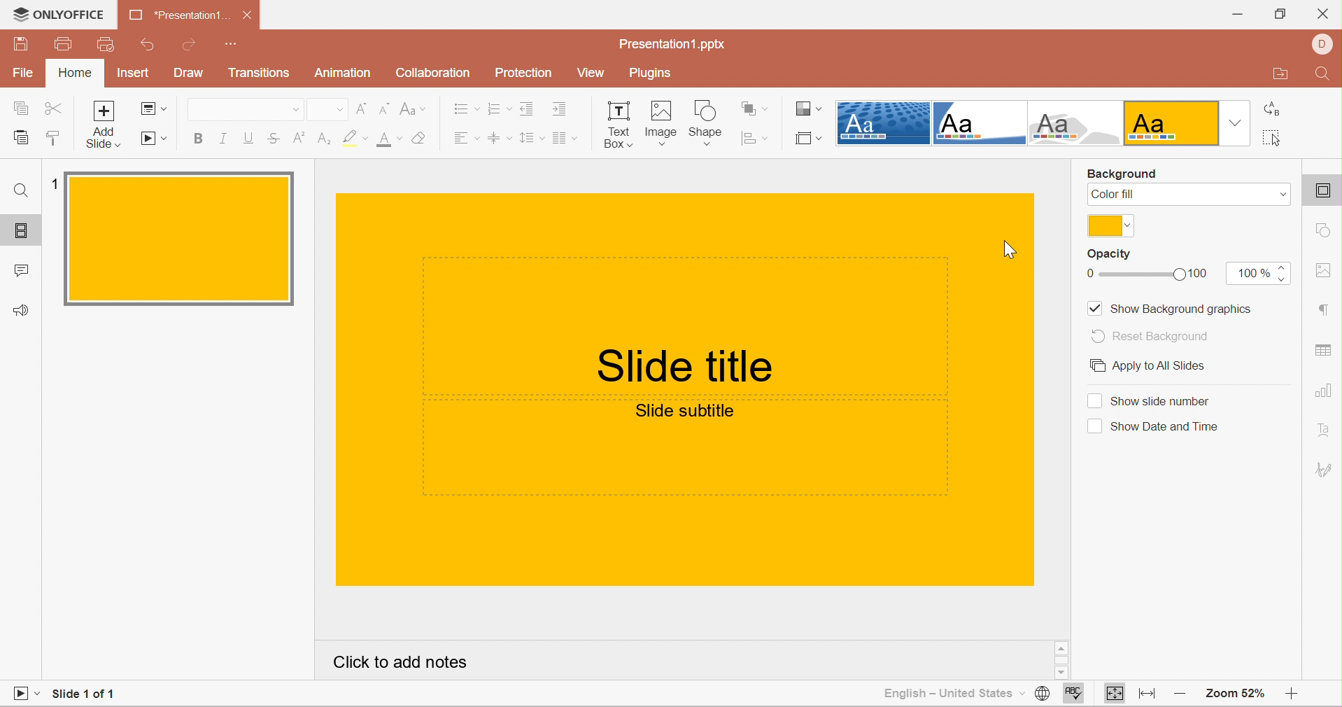 The height and width of the screenshot is (707, 1342). What do you see at coordinates (55, 16) in the screenshot?
I see `ONLYOFFICE` at bounding box center [55, 16].